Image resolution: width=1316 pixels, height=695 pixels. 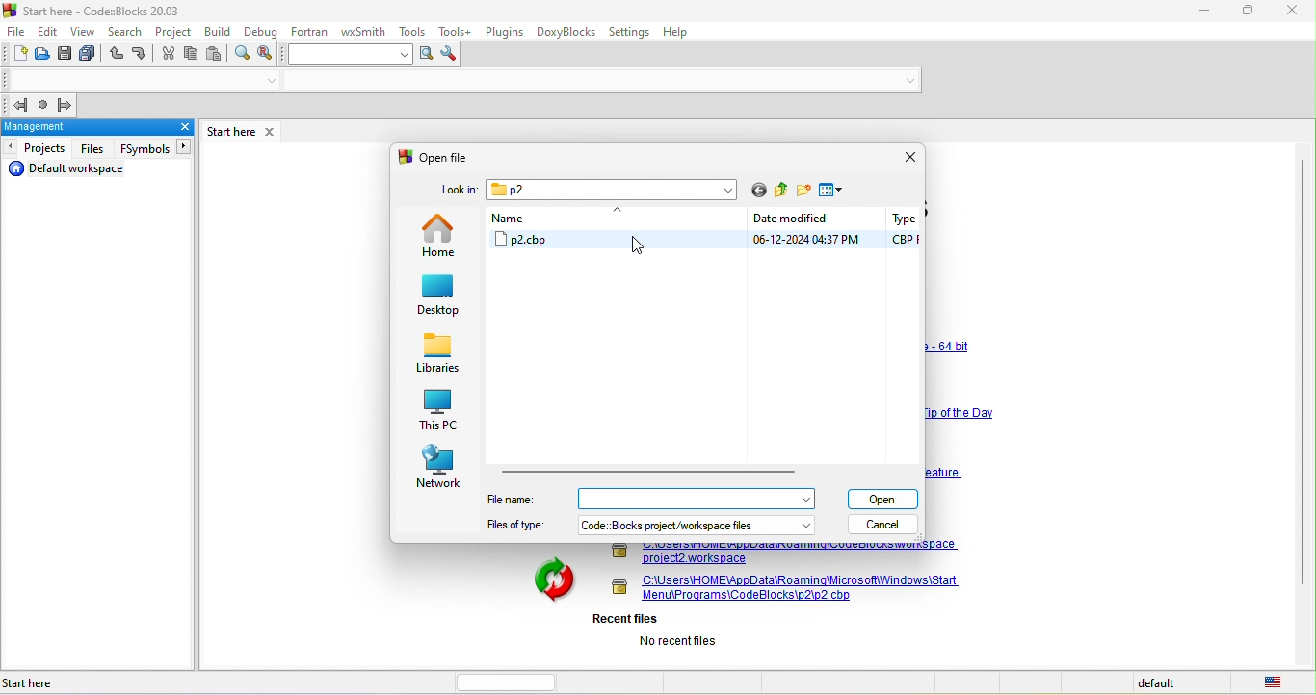 I want to click on , so click(x=904, y=228).